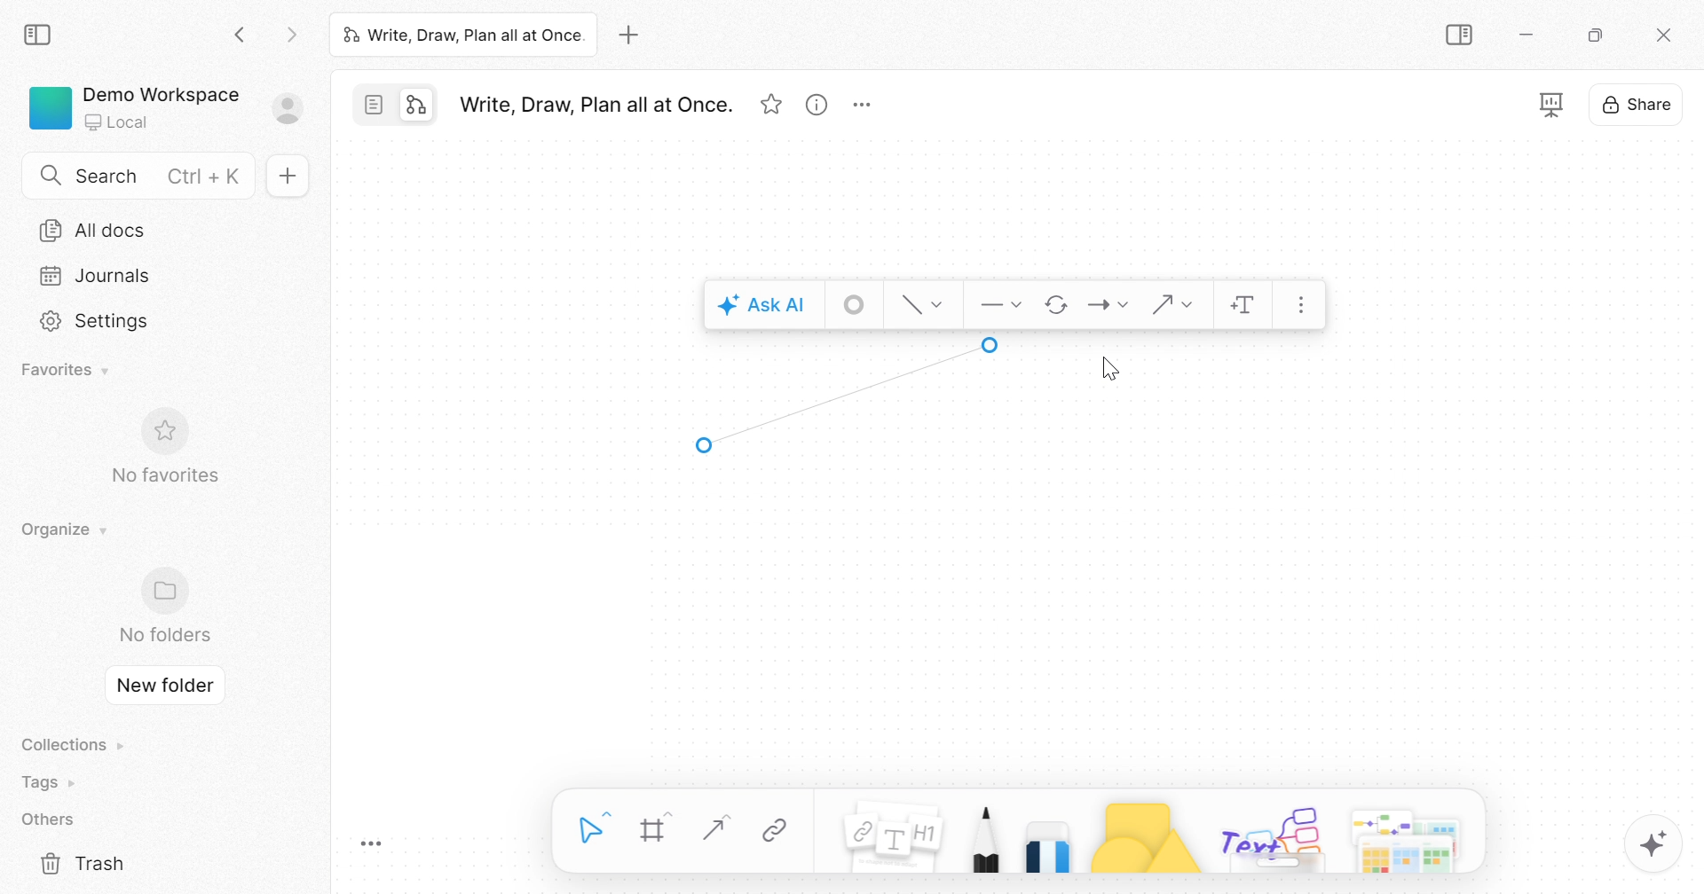 This screenshot has height=894, width=1704. I want to click on Others, so click(48, 820).